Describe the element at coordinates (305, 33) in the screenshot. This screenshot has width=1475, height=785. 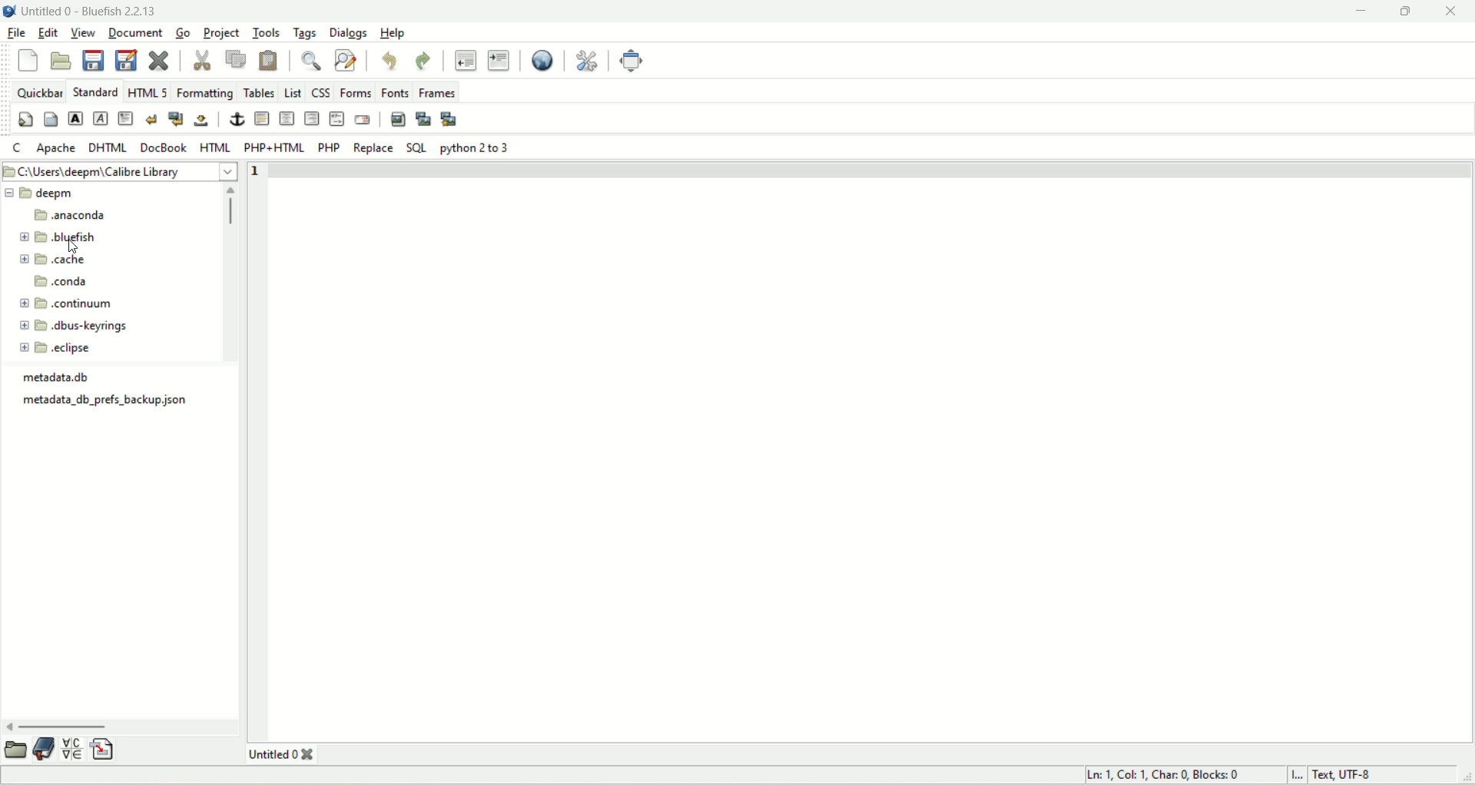
I see `tags` at that location.